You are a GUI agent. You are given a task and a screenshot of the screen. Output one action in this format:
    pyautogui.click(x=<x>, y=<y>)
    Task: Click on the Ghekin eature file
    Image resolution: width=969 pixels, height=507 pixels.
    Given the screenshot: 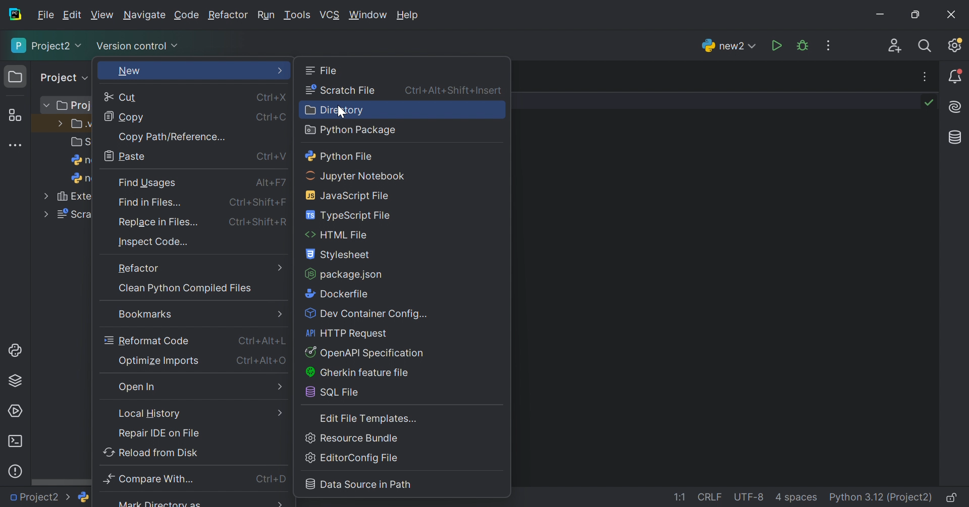 What is the action you would take?
    pyautogui.click(x=362, y=373)
    